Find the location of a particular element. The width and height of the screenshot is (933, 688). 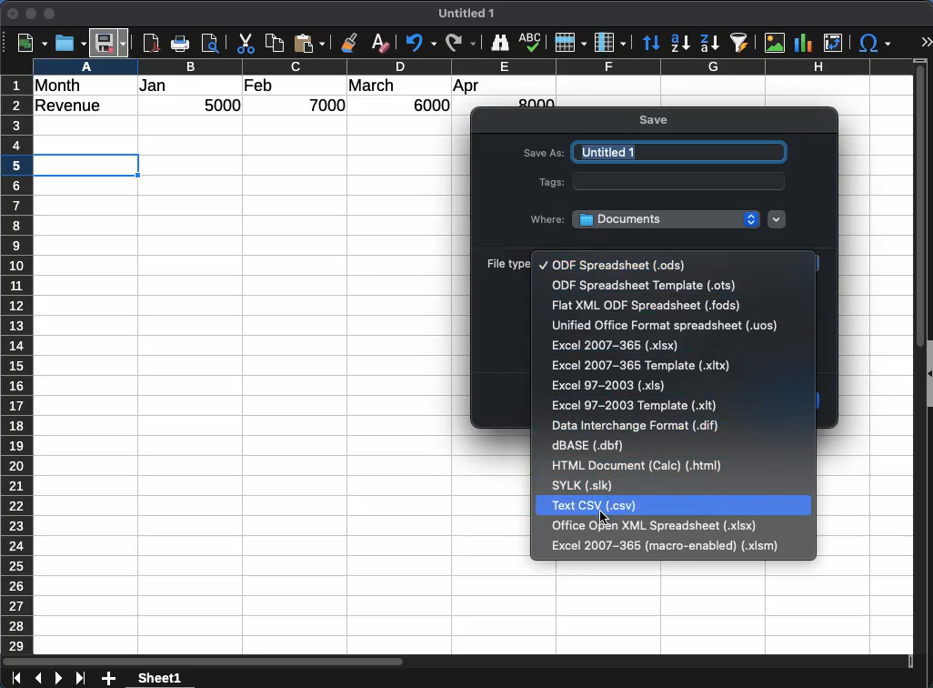

Excel 2007-362 is located at coordinates (611, 346).